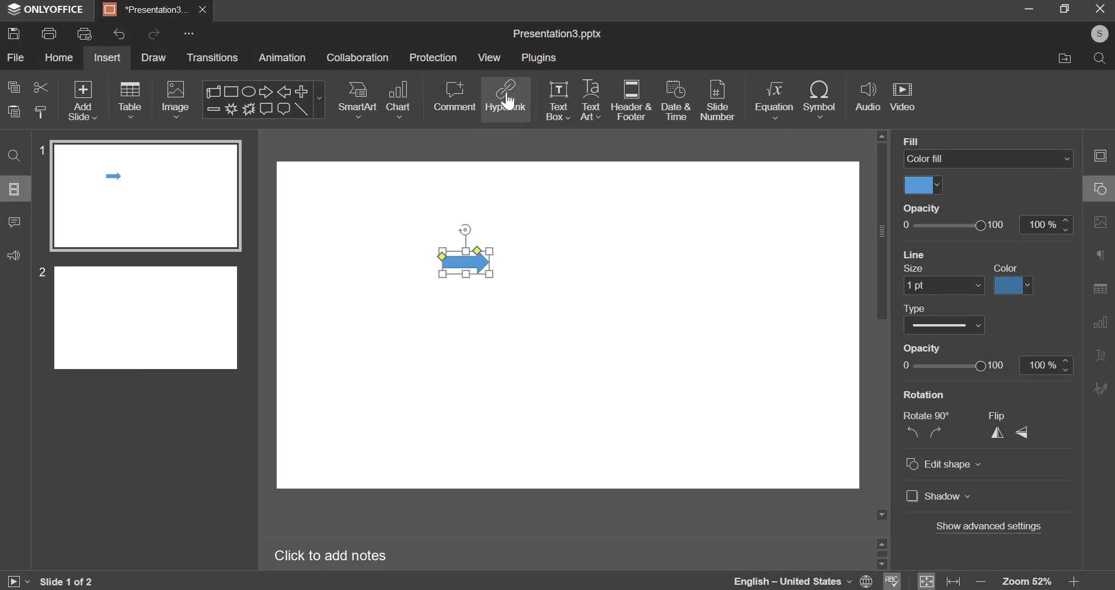 The width and height of the screenshot is (1115, 590). What do you see at coordinates (926, 416) in the screenshot?
I see `rotate 90` at bounding box center [926, 416].